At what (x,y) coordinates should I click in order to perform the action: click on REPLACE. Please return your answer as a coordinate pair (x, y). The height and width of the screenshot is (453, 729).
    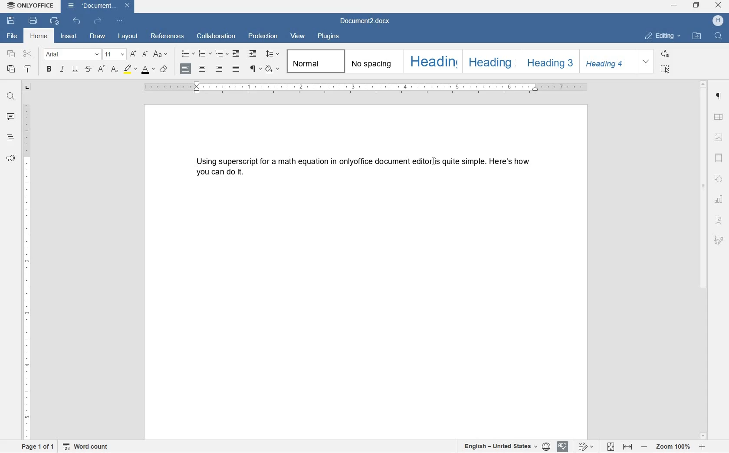
    Looking at the image, I should click on (665, 54).